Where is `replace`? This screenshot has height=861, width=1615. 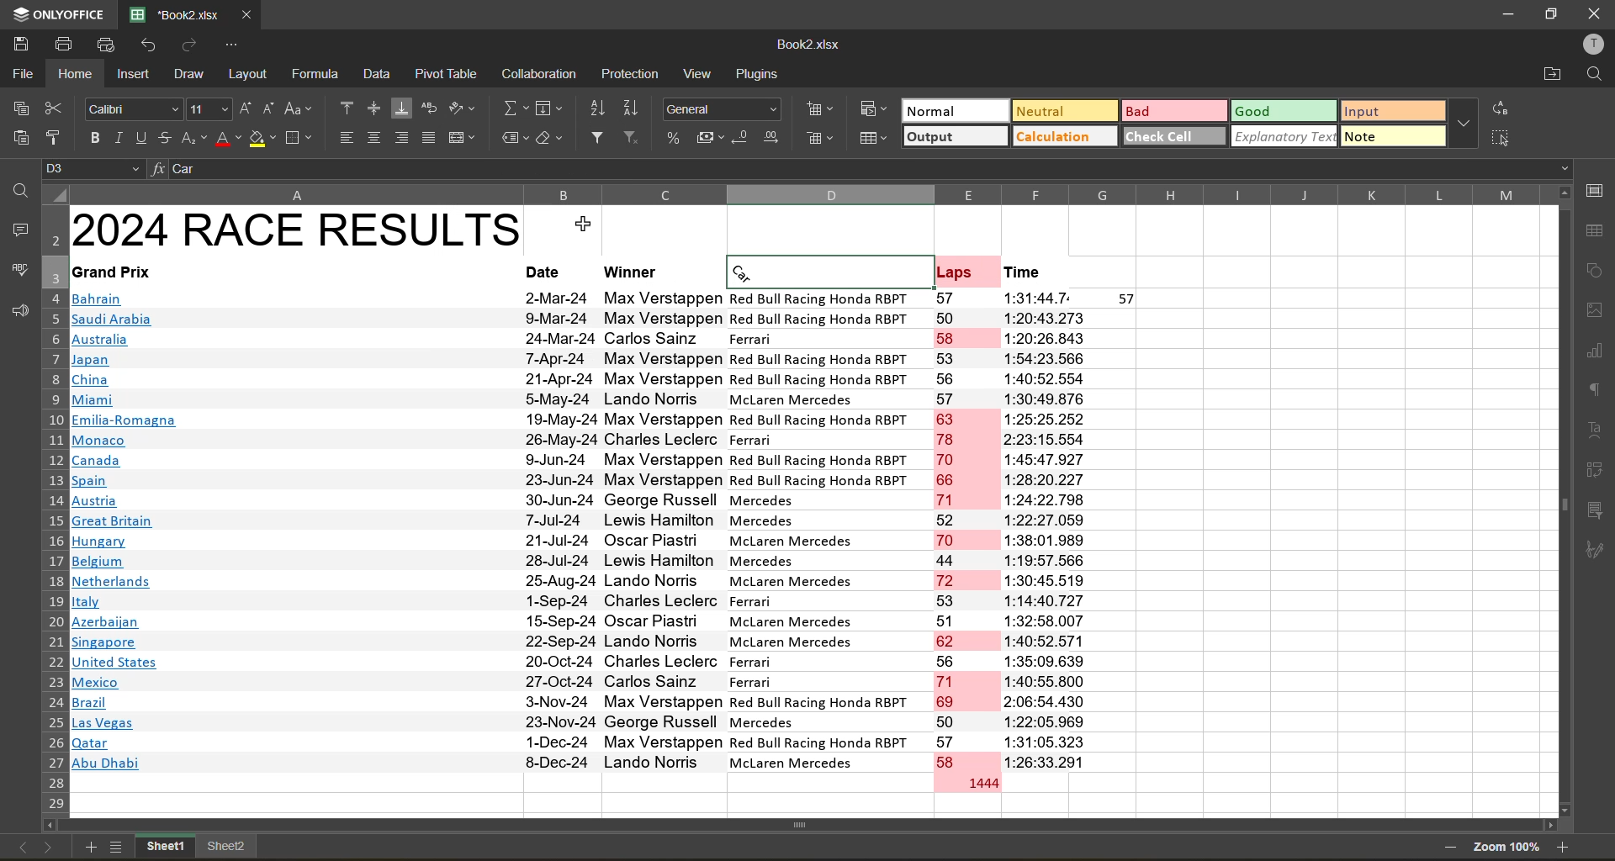
replace is located at coordinates (1499, 108).